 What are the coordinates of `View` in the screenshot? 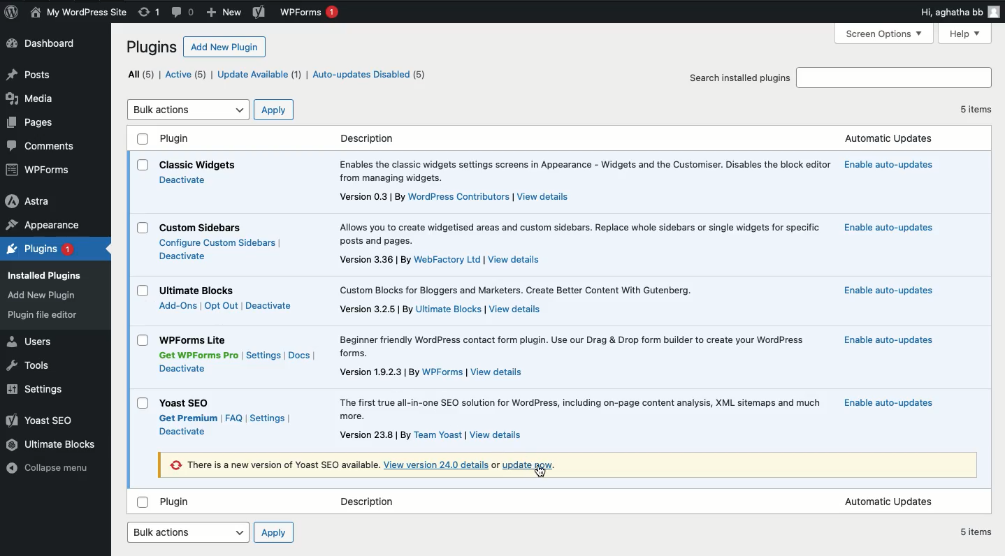 It's located at (438, 464).